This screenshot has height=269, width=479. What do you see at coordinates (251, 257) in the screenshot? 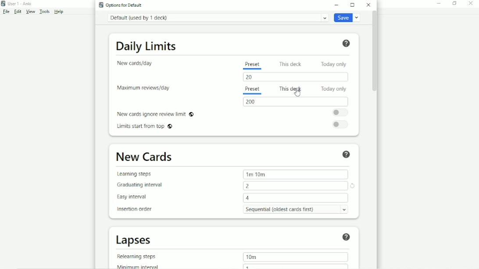
I see `10m` at bounding box center [251, 257].